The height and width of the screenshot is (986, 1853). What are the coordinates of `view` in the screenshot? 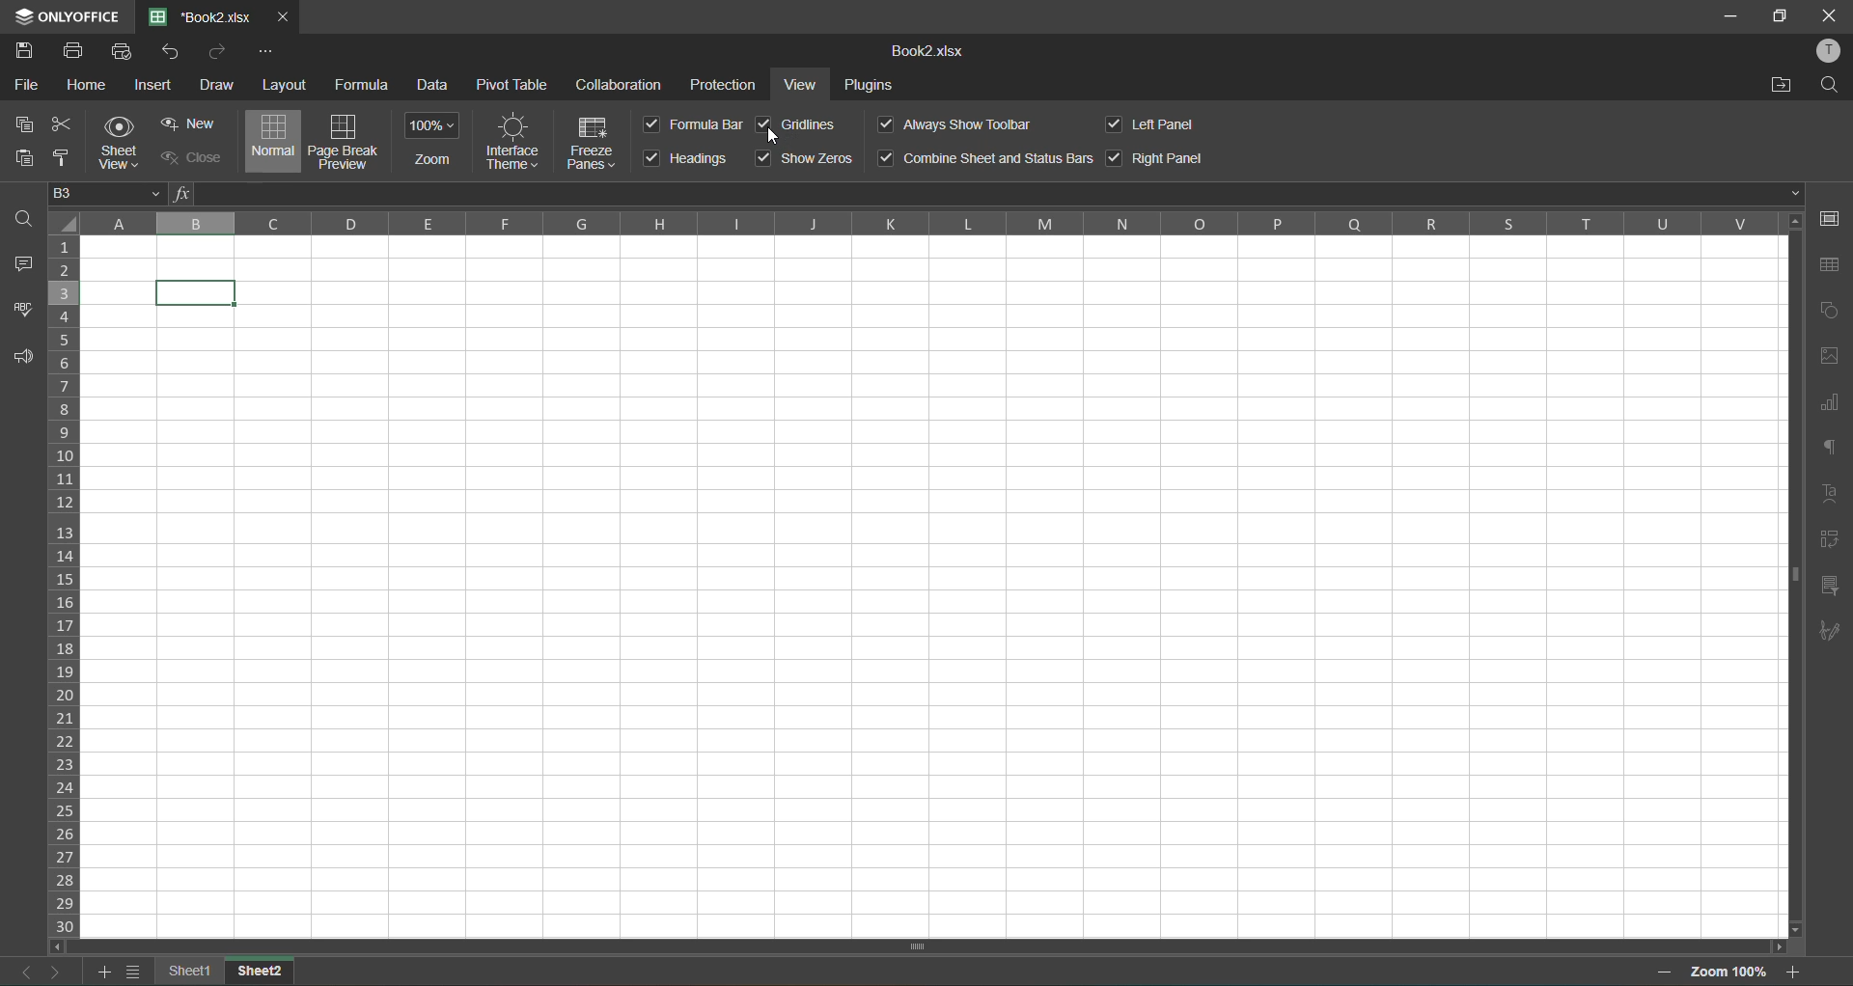 It's located at (804, 86).